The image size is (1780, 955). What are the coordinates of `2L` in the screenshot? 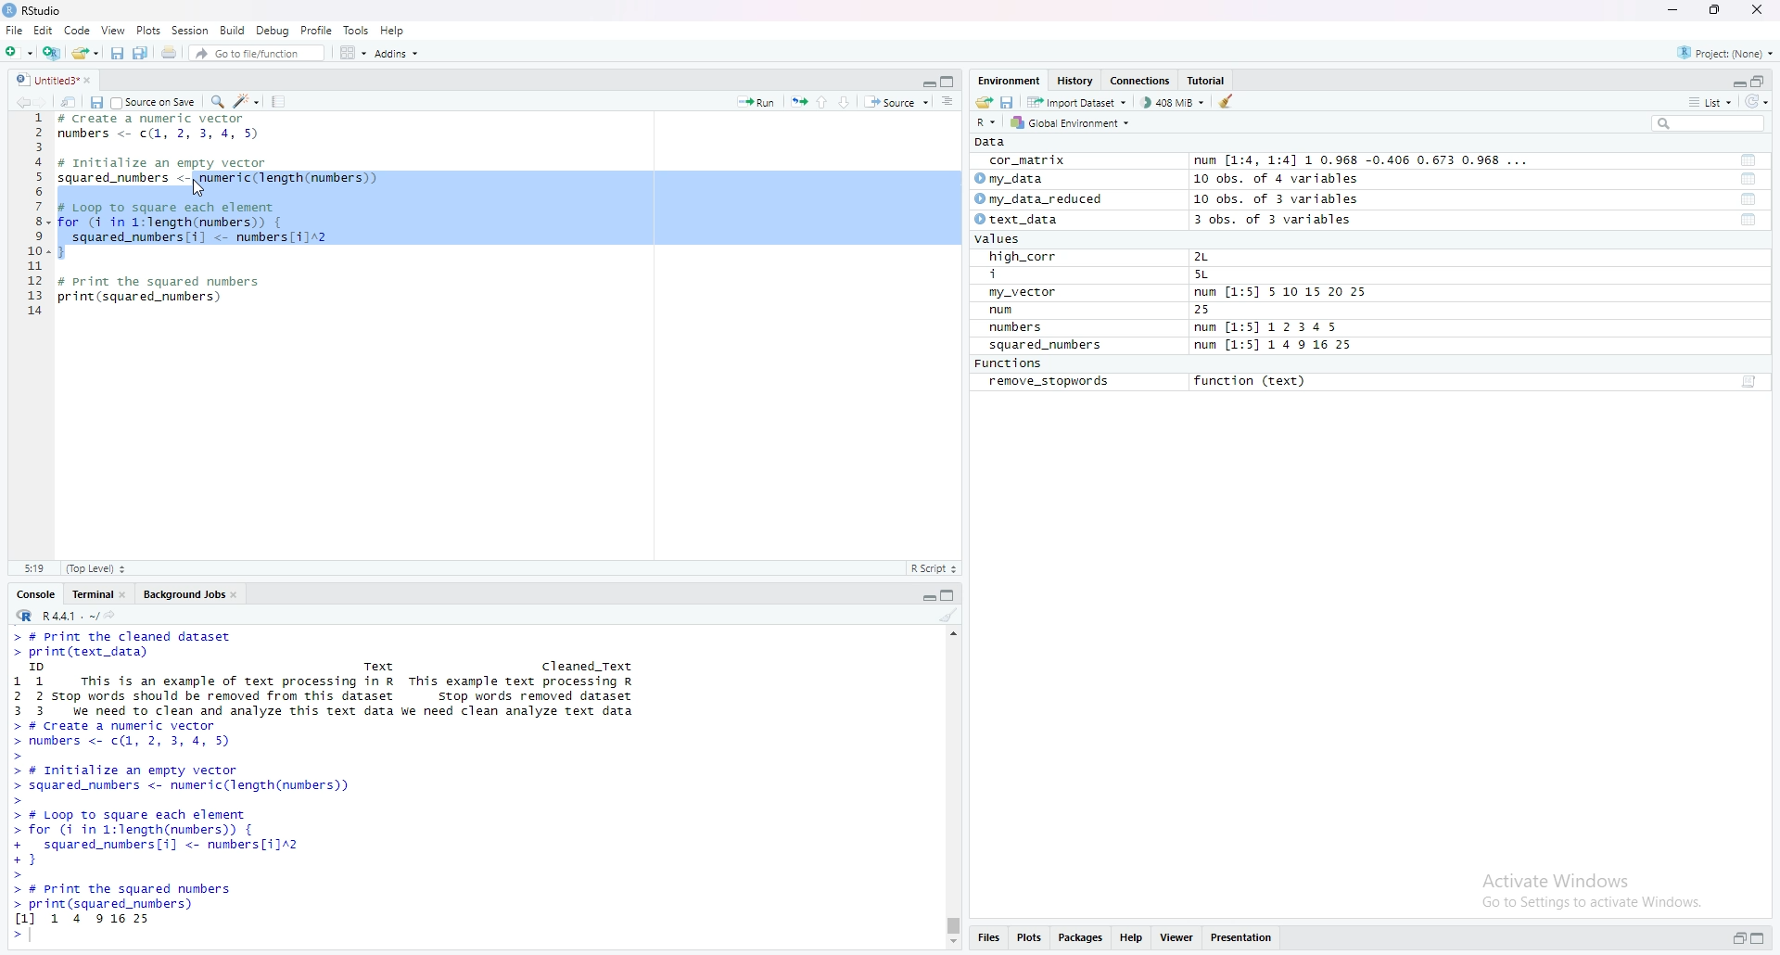 It's located at (1212, 257).